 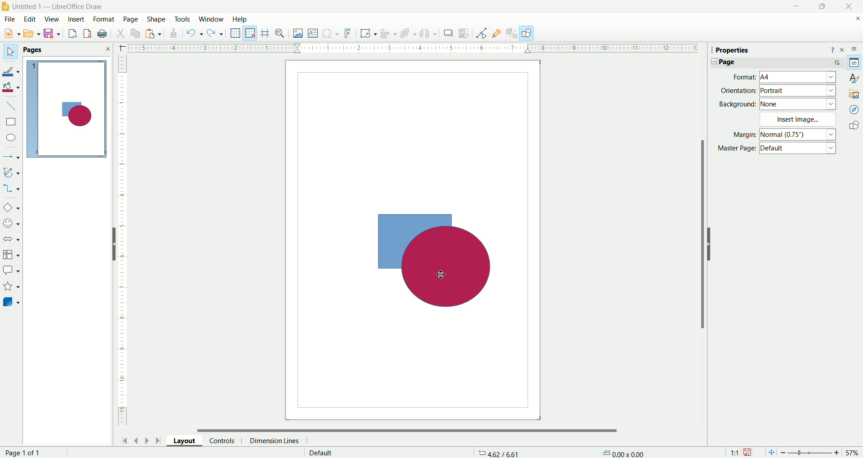 What do you see at coordinates (104, 33) in the screenshot?
I see `print` at bounding box center [104, 33].